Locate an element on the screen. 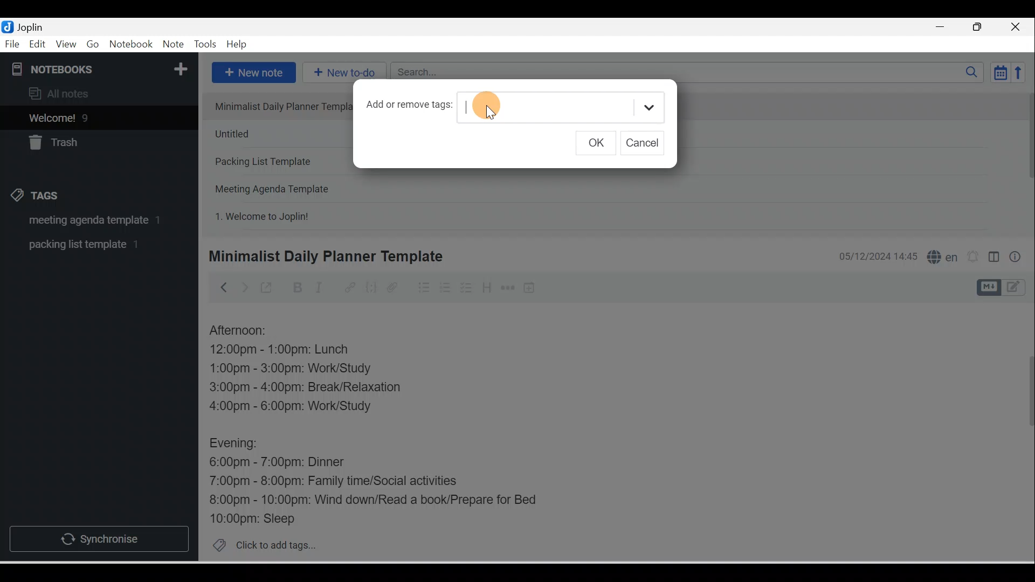  Edit is located at coordinates (38, 45).